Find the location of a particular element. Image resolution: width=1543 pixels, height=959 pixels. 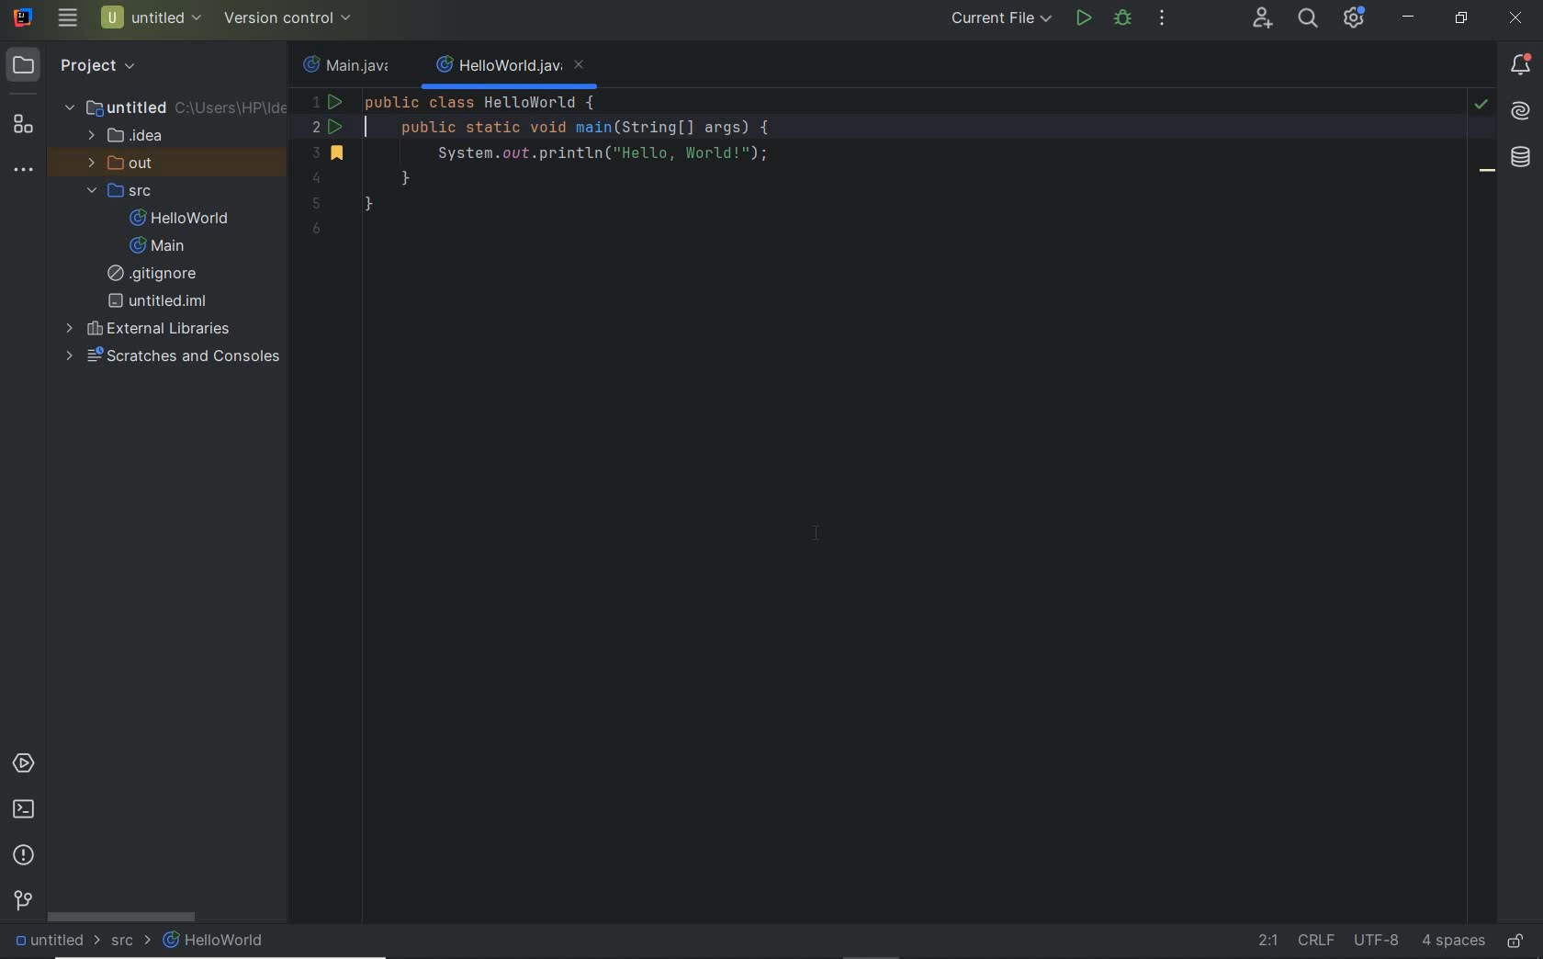

database is located at coordinates (1521, 160).